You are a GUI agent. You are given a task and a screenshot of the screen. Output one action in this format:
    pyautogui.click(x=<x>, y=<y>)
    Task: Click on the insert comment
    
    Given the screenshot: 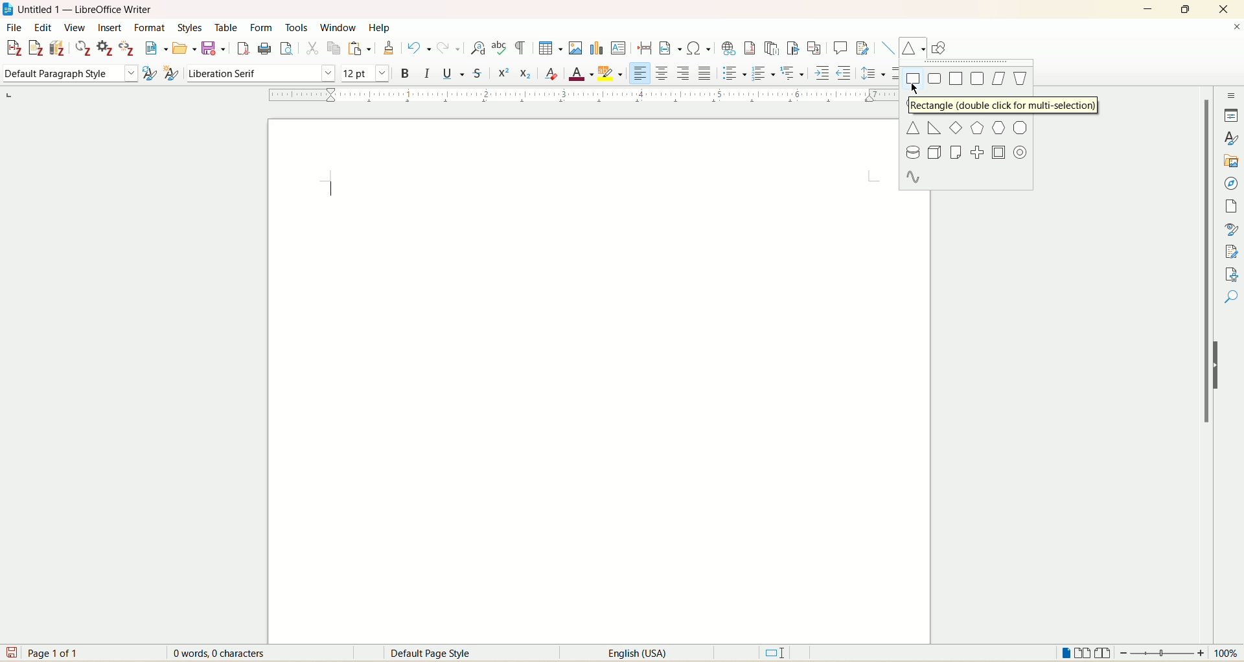 What is the action you would take?
    pyautogui.click(x=842, y=48)
    